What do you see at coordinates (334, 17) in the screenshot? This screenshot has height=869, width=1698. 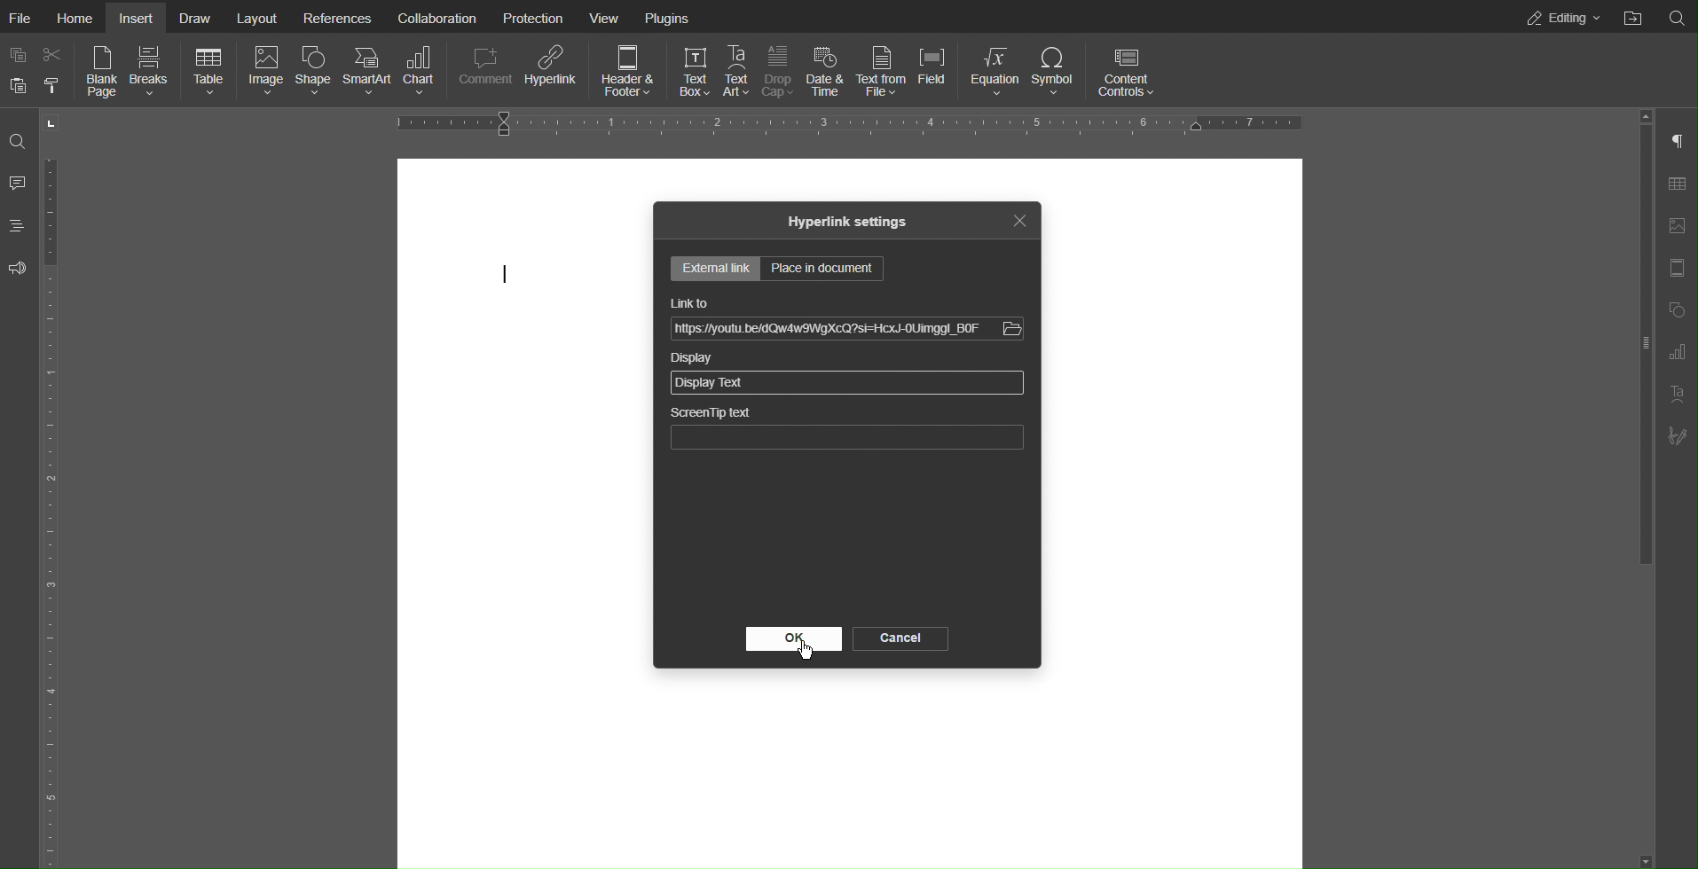 I see `References` at bounding box center [334, 17].